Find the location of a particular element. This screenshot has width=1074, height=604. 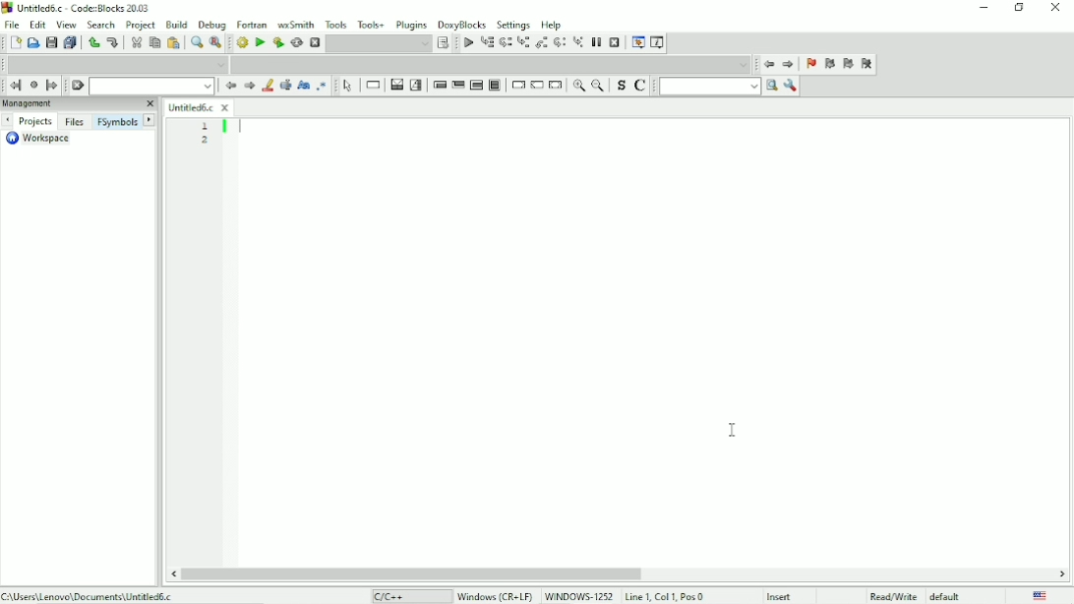

Insert is located at coordinates (785, 596).